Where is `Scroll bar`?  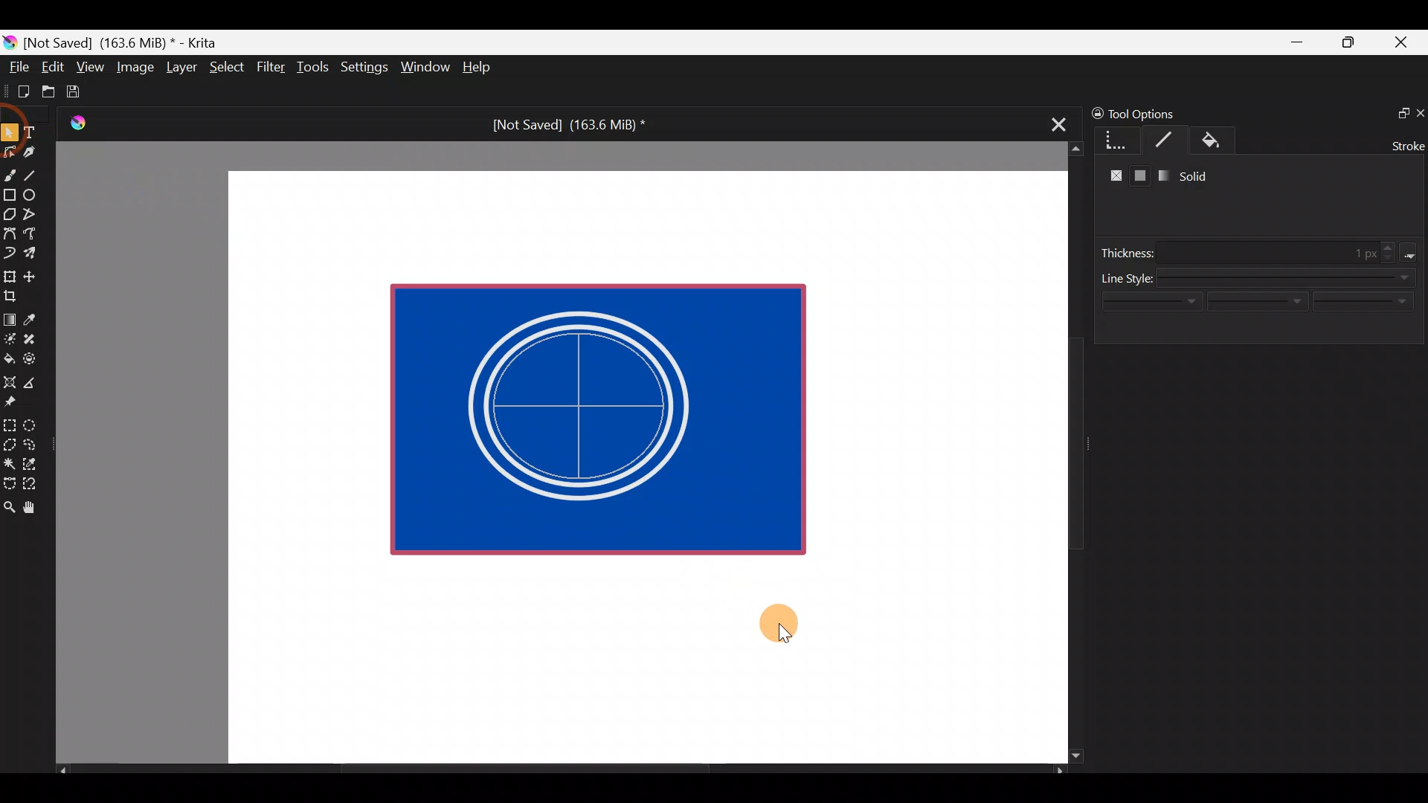 Scroll bar is located at coordinates (1065, 453).